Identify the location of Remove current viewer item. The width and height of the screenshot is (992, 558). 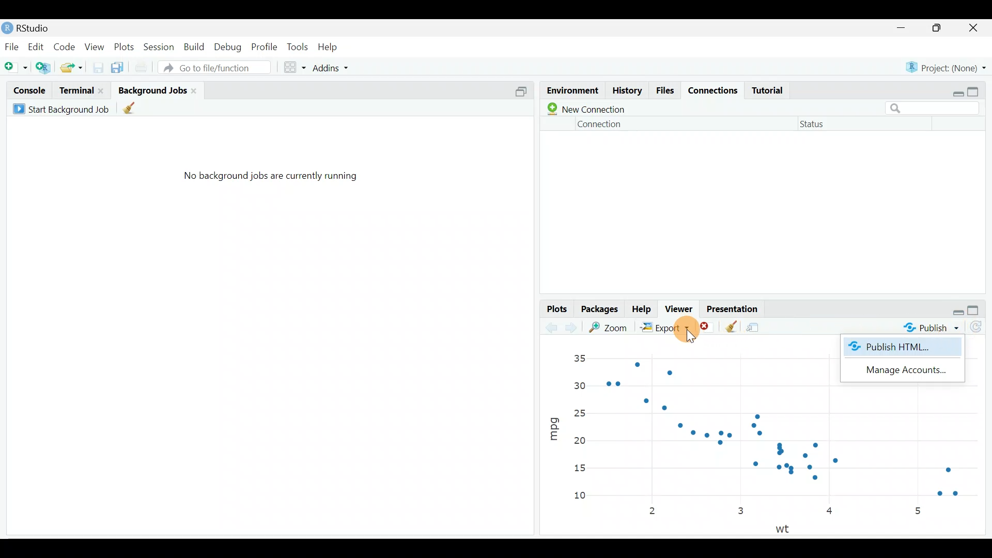
(708, 327).